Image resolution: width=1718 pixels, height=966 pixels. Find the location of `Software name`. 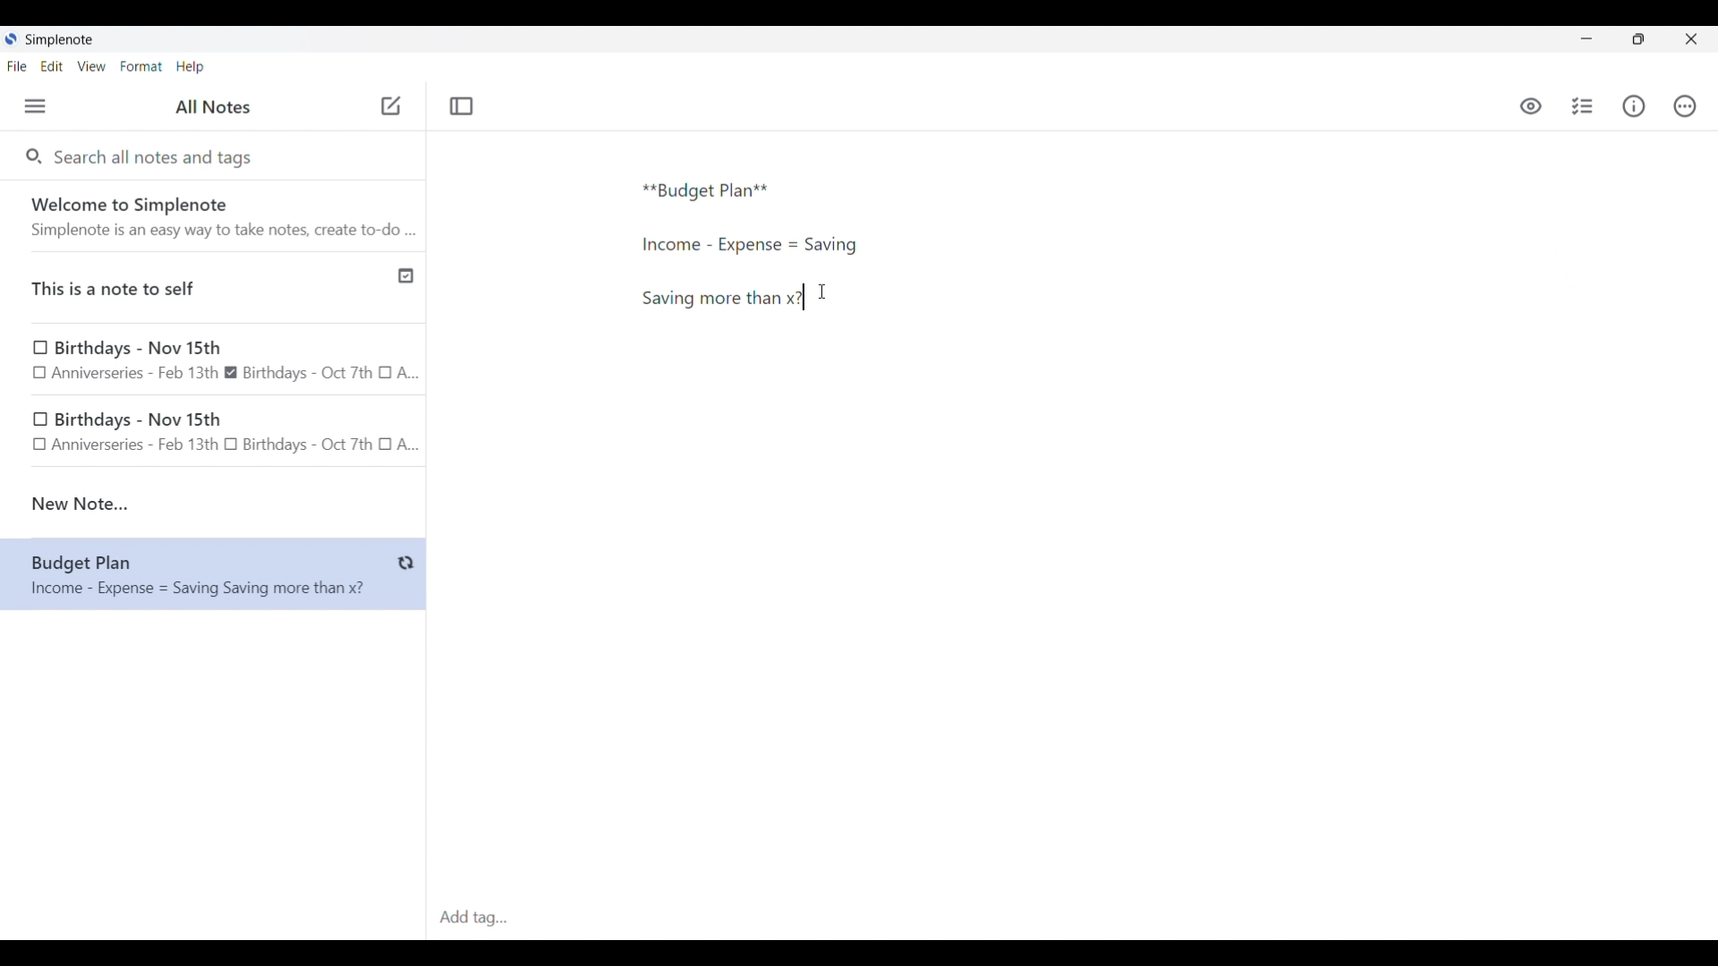

Software name is located at coordinates (61, 40).